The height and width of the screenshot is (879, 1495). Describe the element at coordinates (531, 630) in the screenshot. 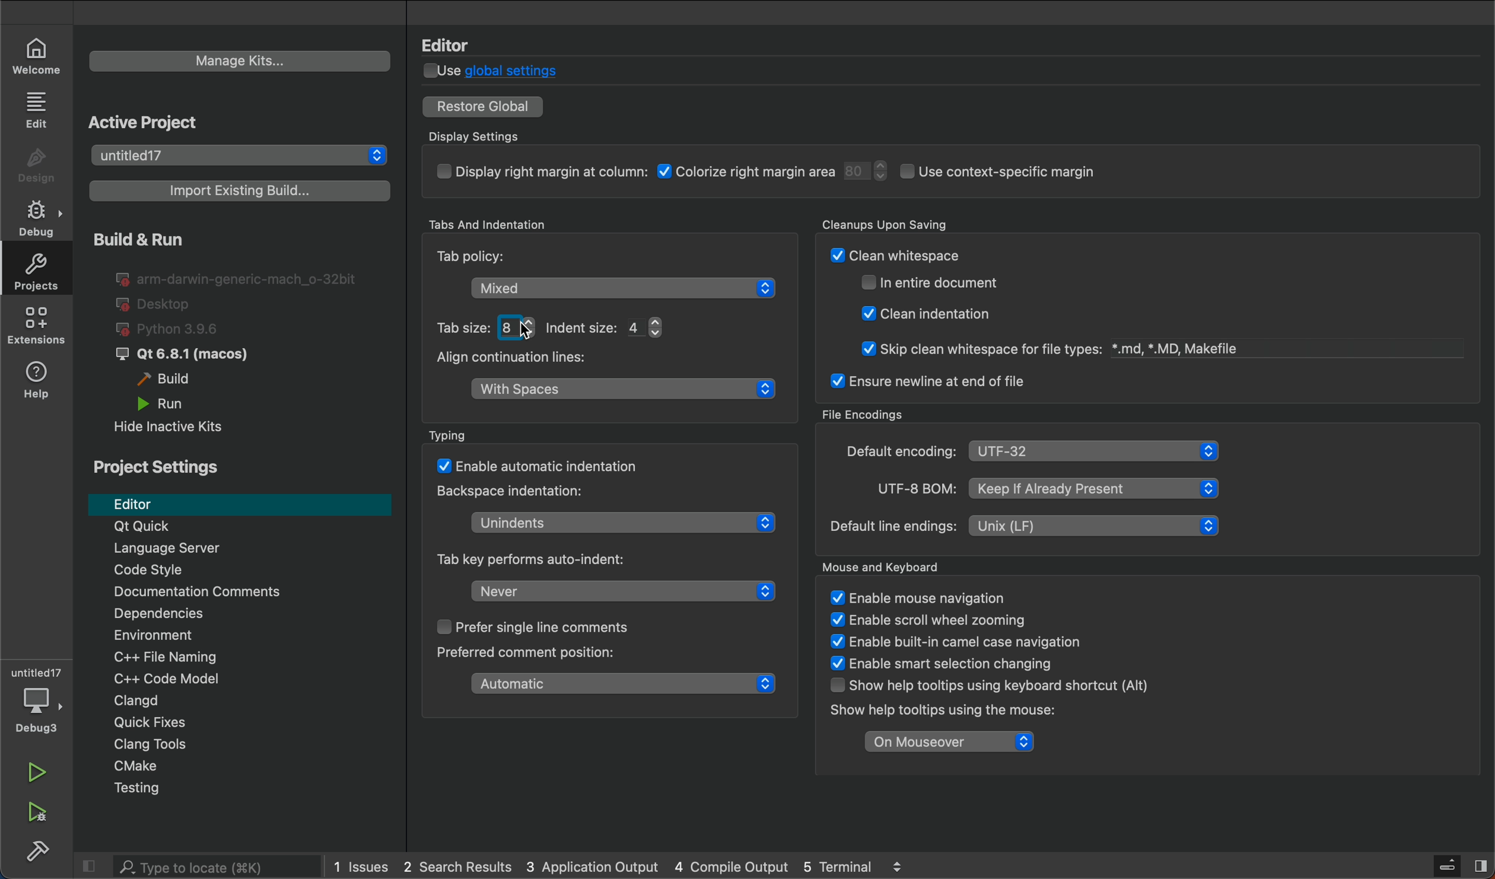

I see `prefer single line comment` at that location.